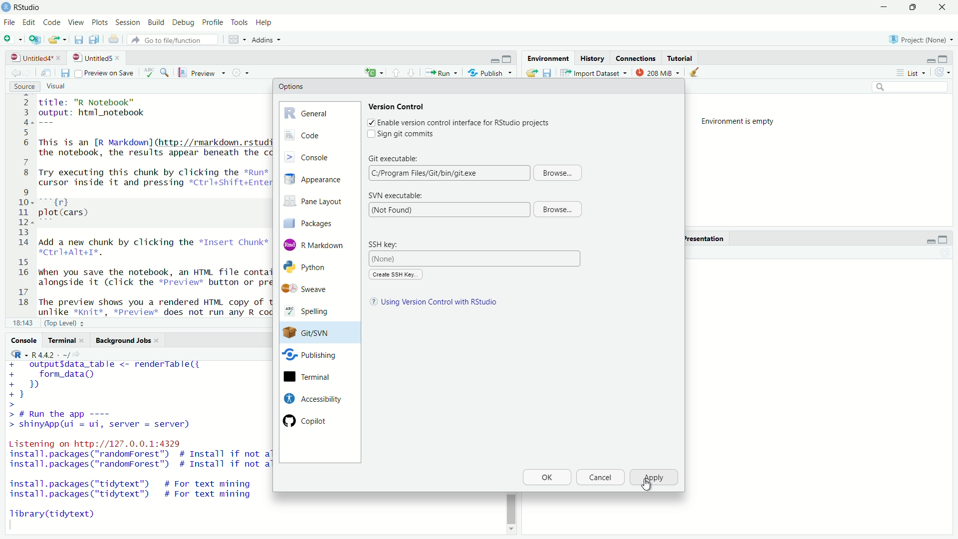 This screenshot has width=958, height=539. Describe the element at coordinates (137, 445) in the screenshot. I see `+ outputfdata_table <- renderTable({+ form_data()+B+}>> # Run the app ----> shinyApp(ui = ui, server = server)Listening on http://127.0.0.1:4329install.packages ("randomForest") # Install if not already installedinstall.packages ("randomForest") # Install if not already installedinstall.packages ("tidytext") # For text mininginstall.packages ("tidytext") # For text miningTibrary(tidytext)` at that location.